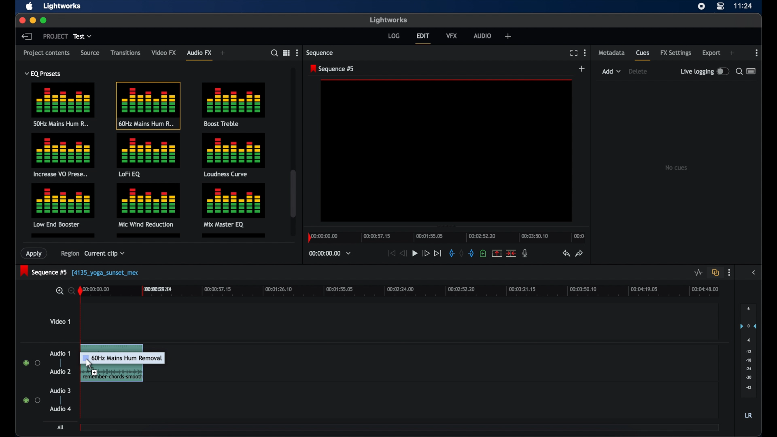 The image size is (777, 437). I want to click on lofi eq, so click(149, 155).